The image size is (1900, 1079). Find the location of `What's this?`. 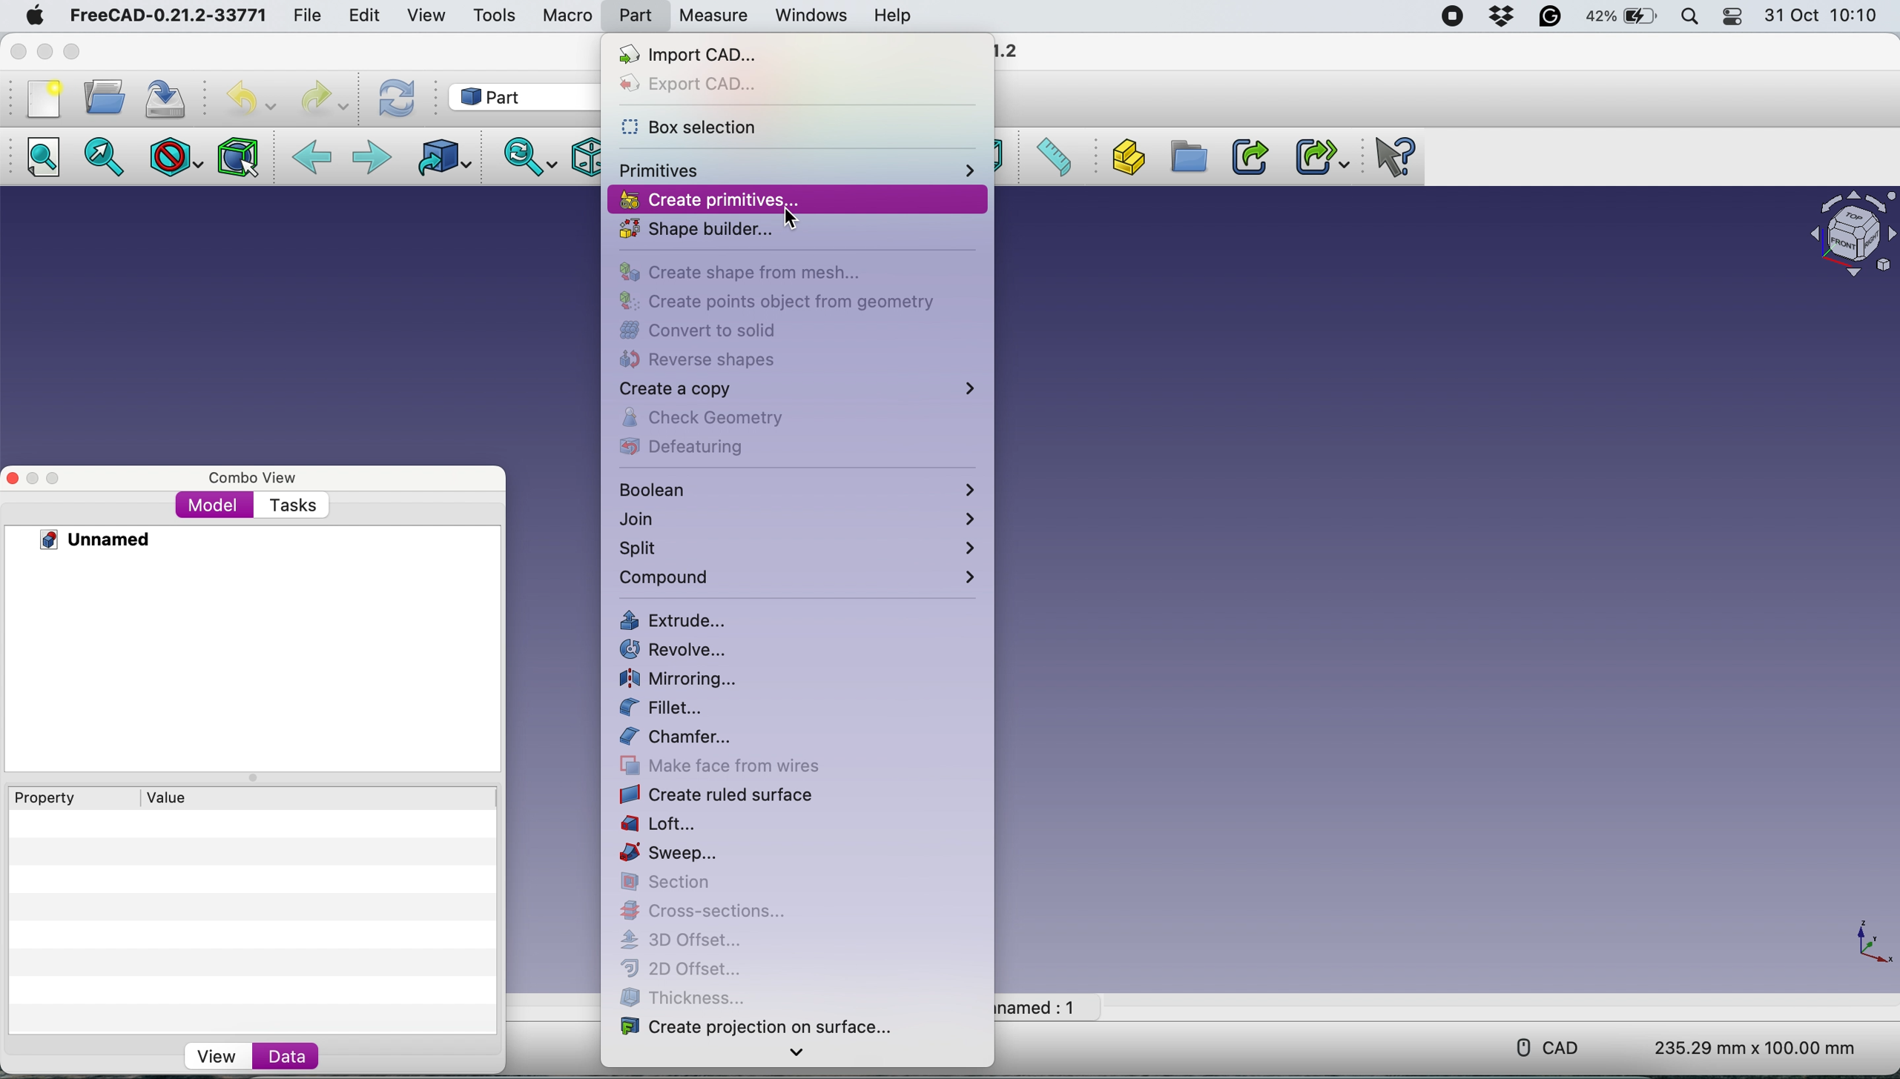

What's this? is located at coordinates (1392, 157).